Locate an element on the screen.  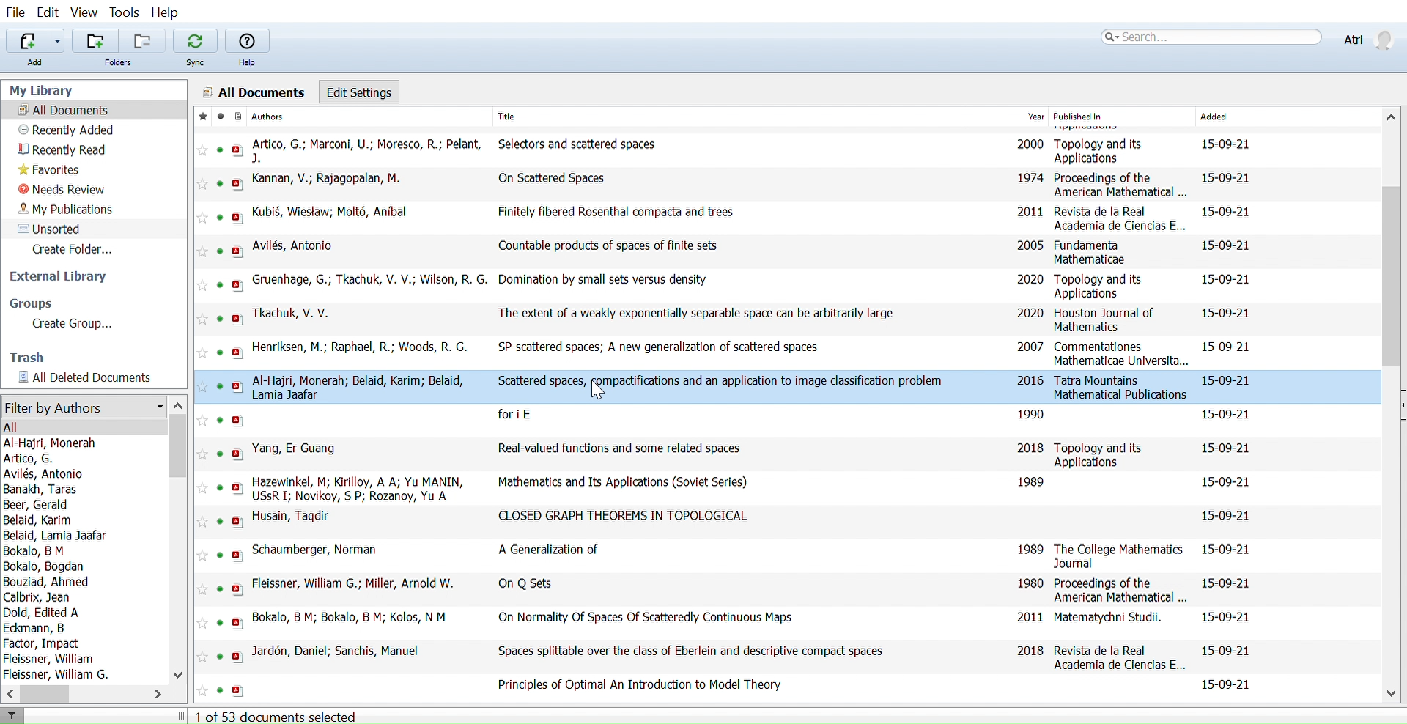
Henriksen, M; Raphael, R; Woods, R.G. is located at coordinates (358, 346).